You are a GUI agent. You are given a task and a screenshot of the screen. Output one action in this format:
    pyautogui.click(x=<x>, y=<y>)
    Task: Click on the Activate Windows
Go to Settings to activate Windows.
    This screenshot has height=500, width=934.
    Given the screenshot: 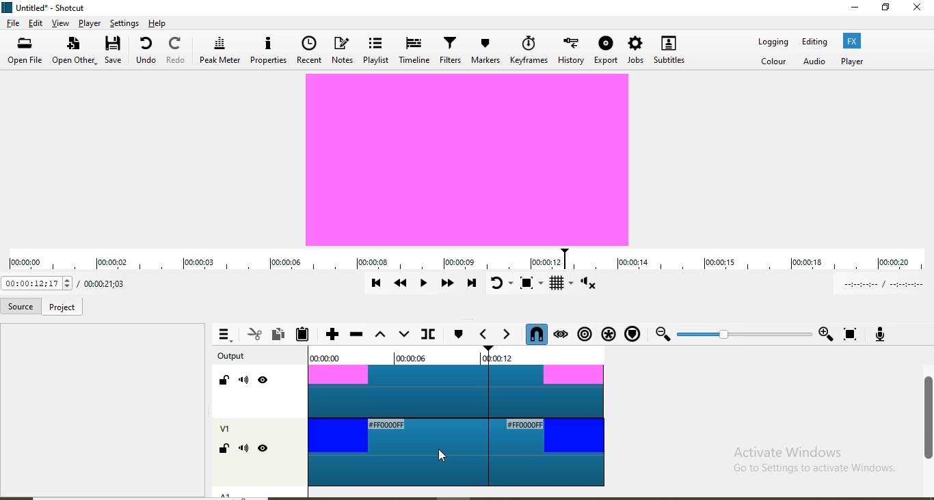 What is the action you would take?
    pyautogui.click(x=818, y=458)
    